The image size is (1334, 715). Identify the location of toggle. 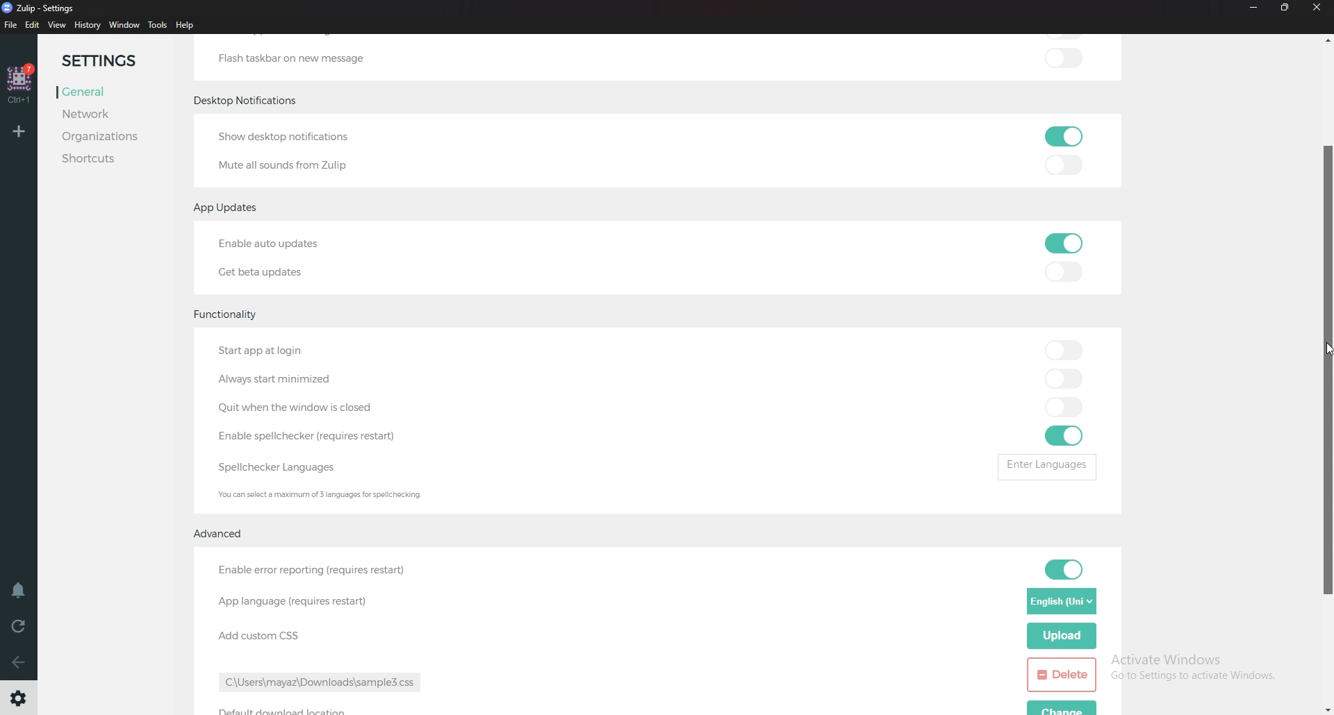
(1064, 407).